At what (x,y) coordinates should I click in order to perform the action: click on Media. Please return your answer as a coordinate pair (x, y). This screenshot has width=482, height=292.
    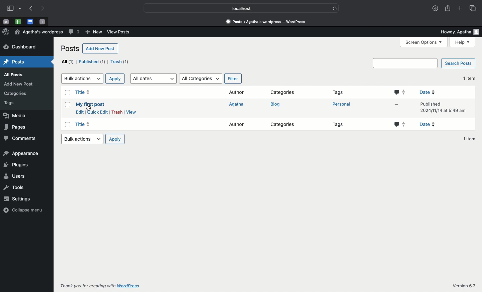
    Looking at the image, I should click on (19, 115).